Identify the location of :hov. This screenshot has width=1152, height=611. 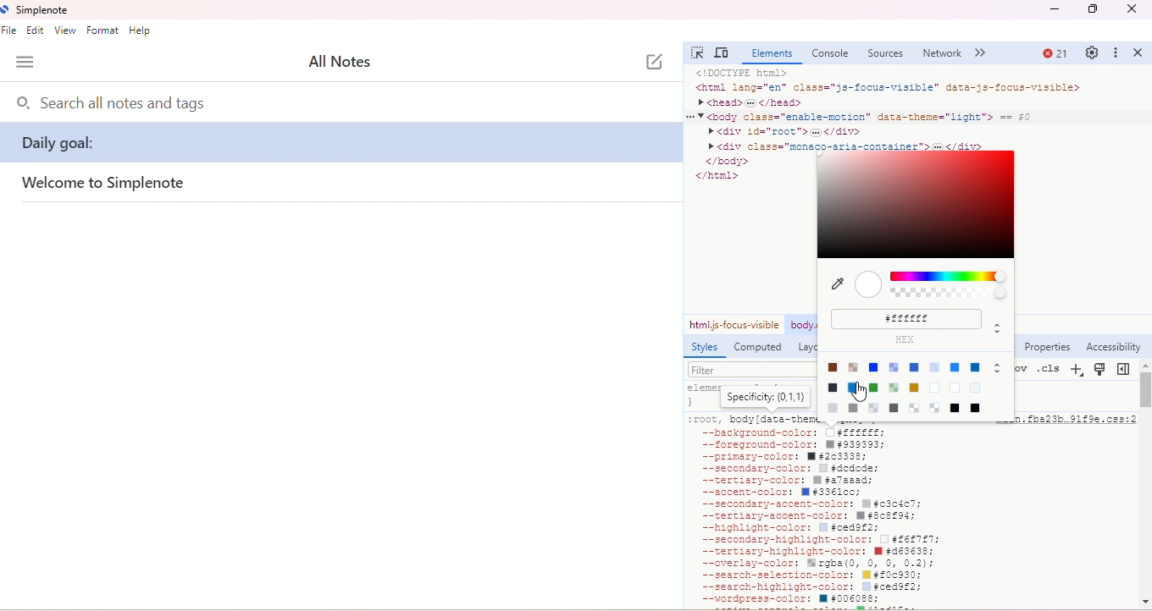
(1016, 367).